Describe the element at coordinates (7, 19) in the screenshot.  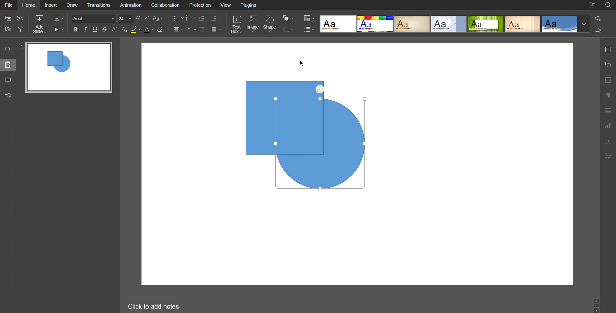
I see `Copy` at that location.